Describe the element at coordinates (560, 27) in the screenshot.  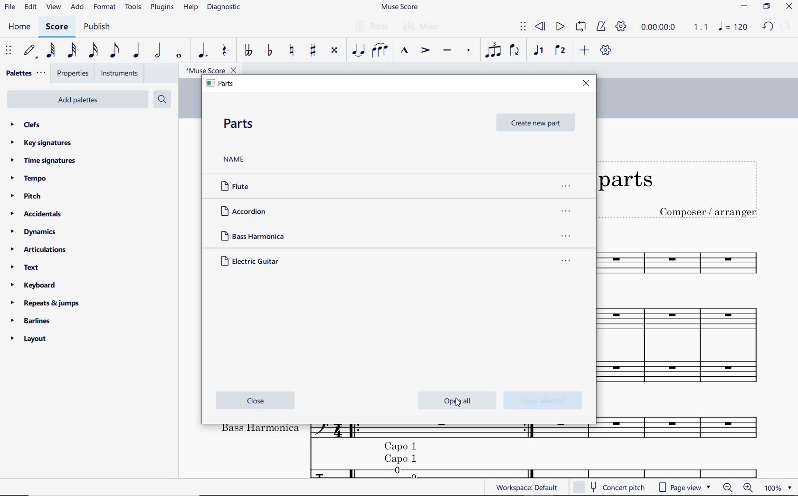
I see `play` at that location.